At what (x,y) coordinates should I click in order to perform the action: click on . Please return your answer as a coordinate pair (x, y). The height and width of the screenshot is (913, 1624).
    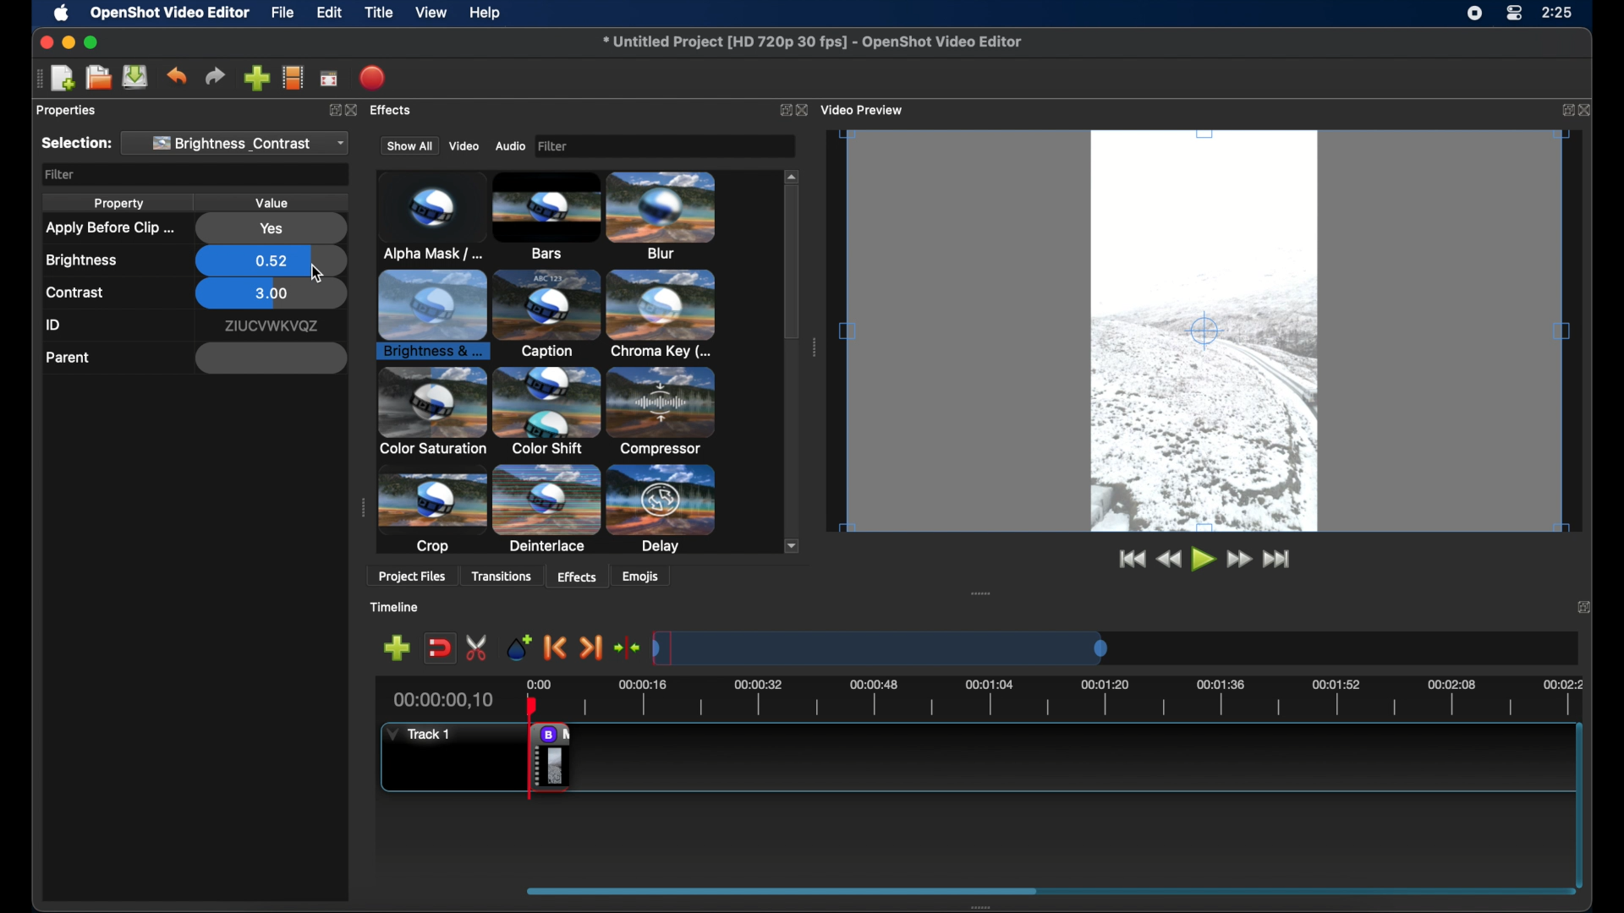
    Looking at the image, I should click on (354, 108).